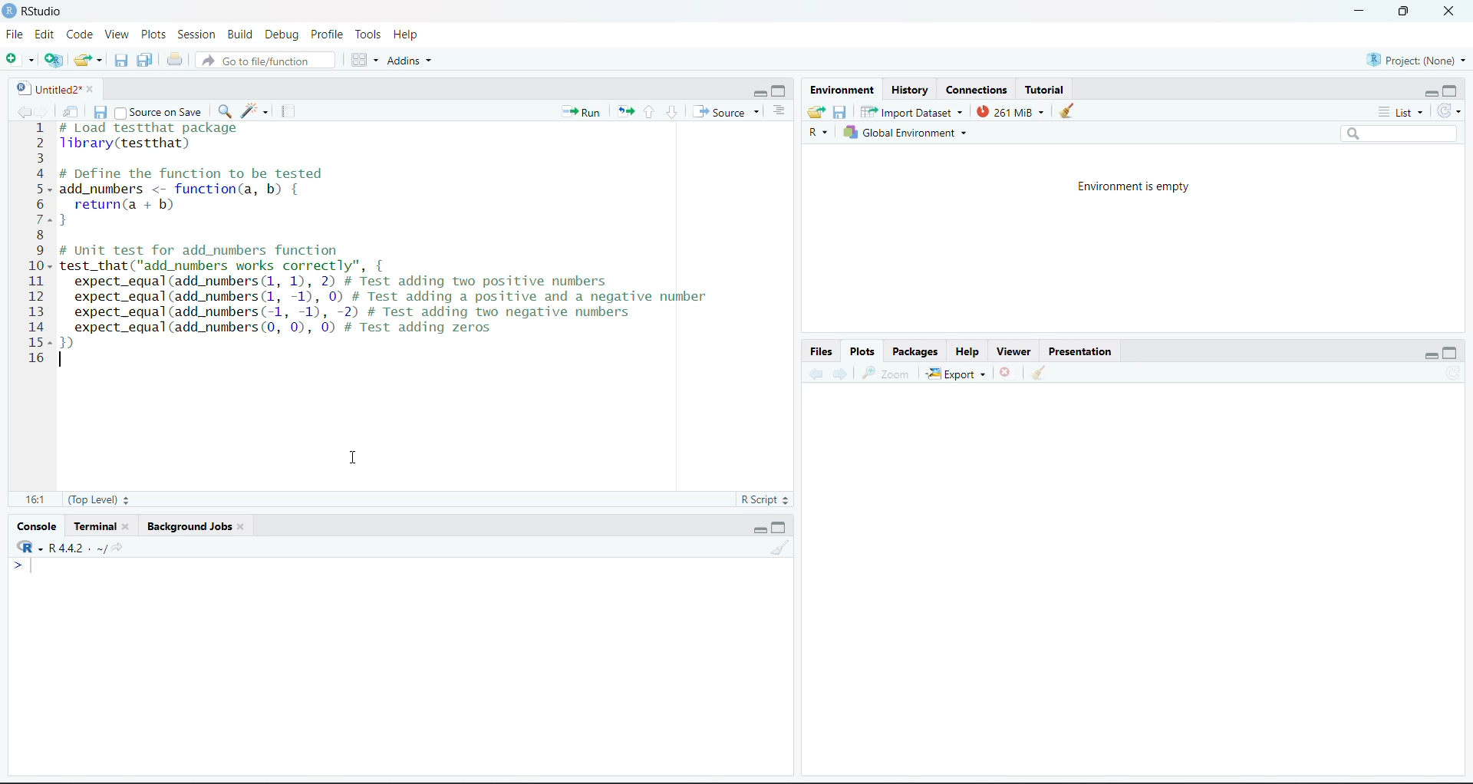  What do you see at coordinates (1447, 111) in the screenshot?
I see `Refresh` at bounding box center [1447, 111].